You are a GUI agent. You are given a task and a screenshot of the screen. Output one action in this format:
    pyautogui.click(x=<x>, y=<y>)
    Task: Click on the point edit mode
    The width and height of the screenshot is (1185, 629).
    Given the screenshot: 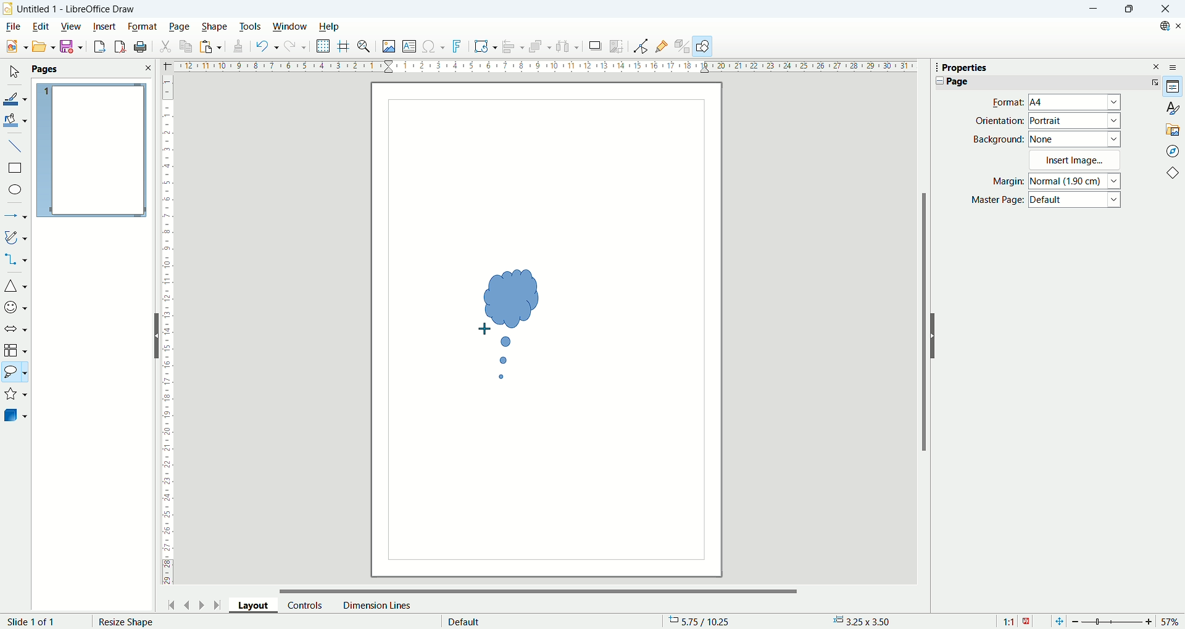 What is the action you would take?
    pyautogui.click(x=640, y=46)
    